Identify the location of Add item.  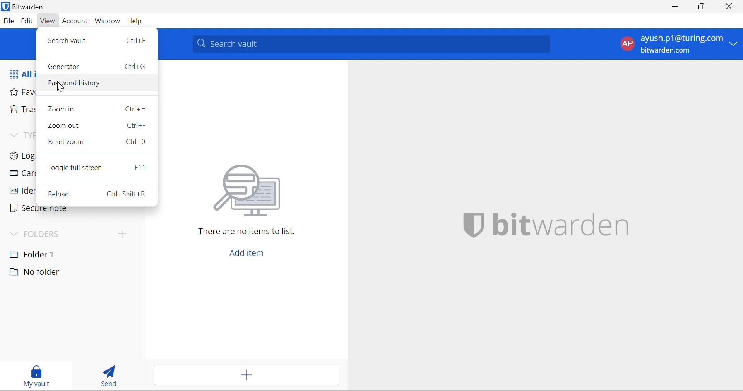
(244, 252).